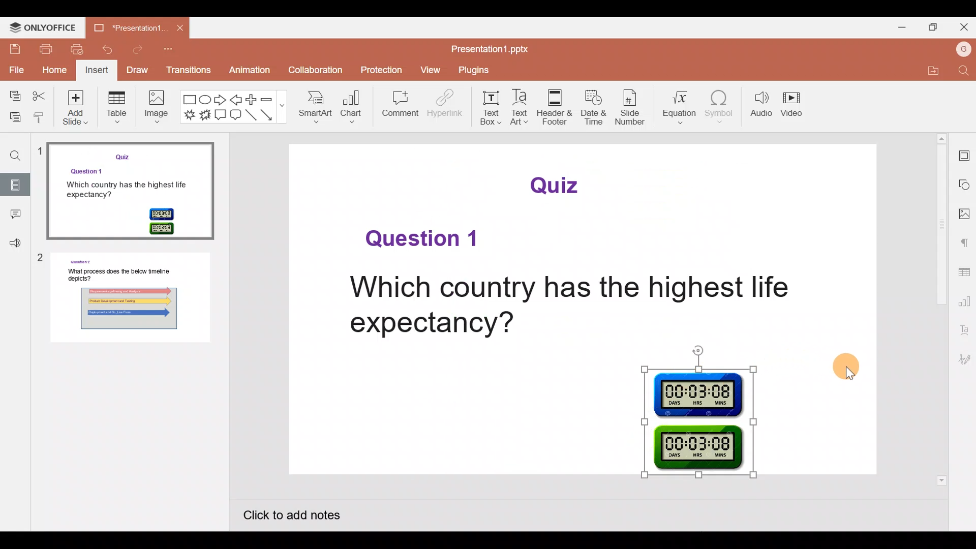  Describe the element at coordinates (116, 111) in the screenshot. I see `Table` at that location.